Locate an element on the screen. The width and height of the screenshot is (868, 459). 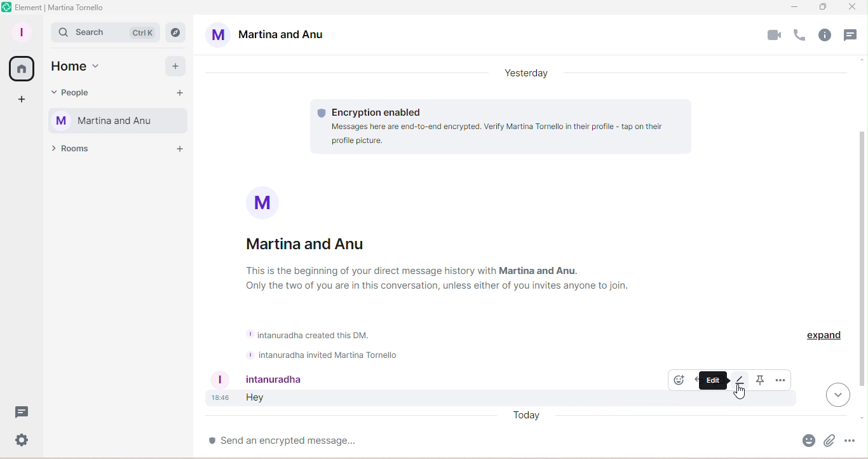
React is located at coordinates (677, 379).